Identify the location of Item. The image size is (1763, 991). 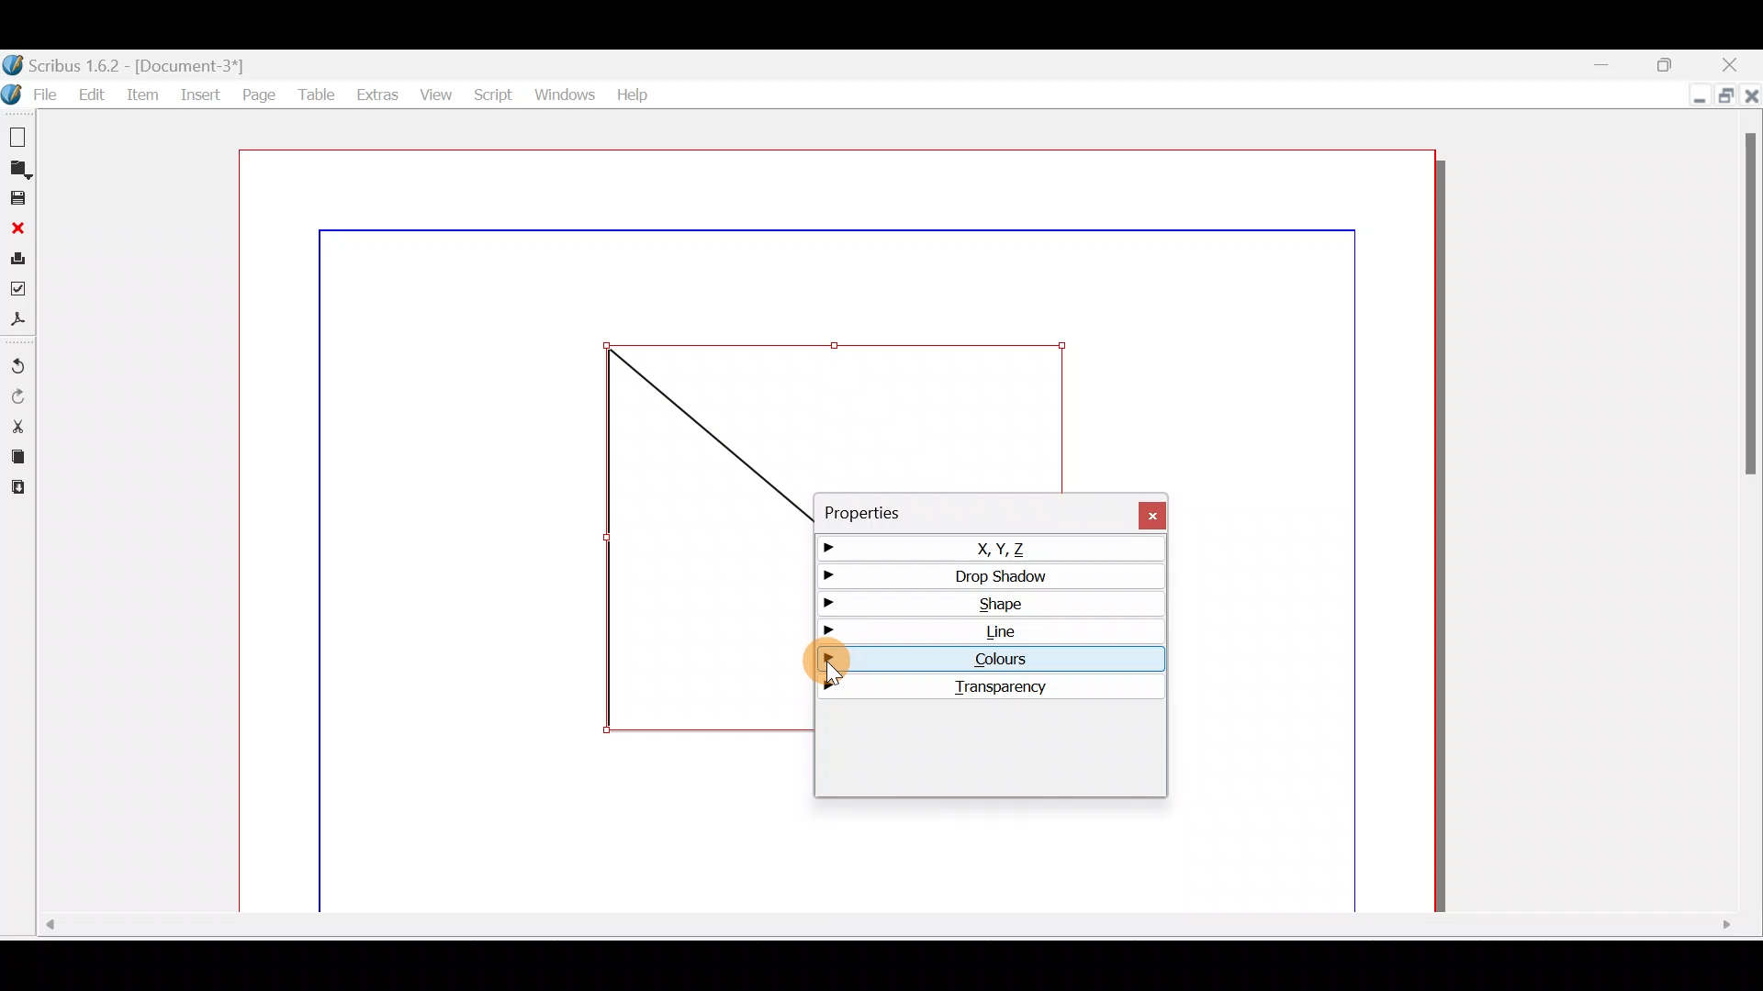
(142, 98).